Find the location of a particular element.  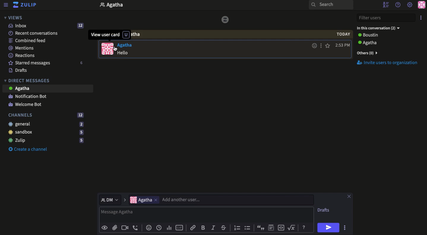

User is located at coordinates (127, 45).